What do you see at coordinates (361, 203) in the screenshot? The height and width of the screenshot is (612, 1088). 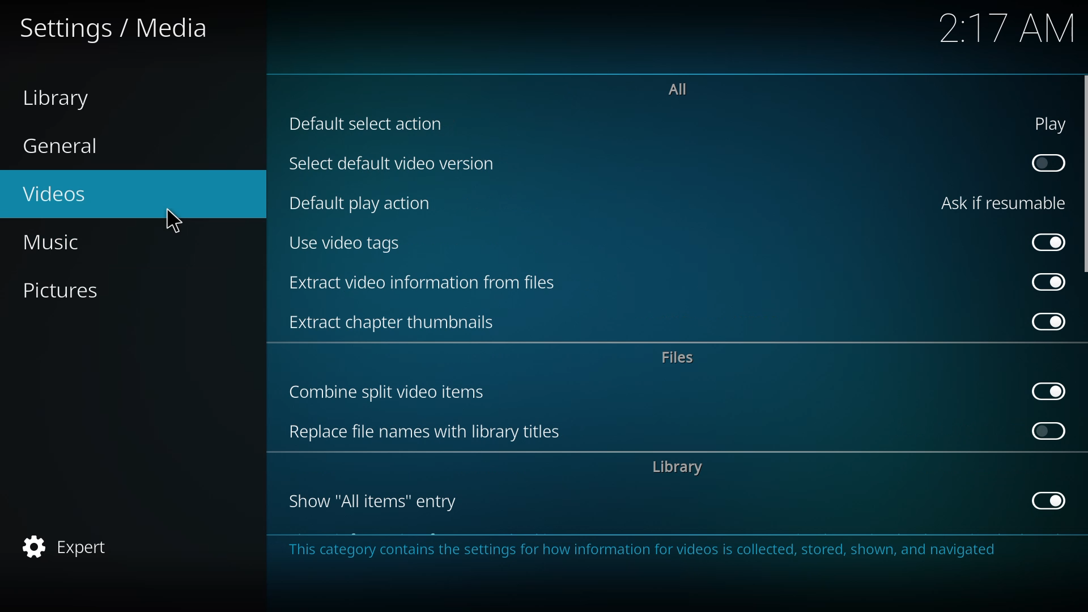 I see `default play action` at bounding box center [361, 203].